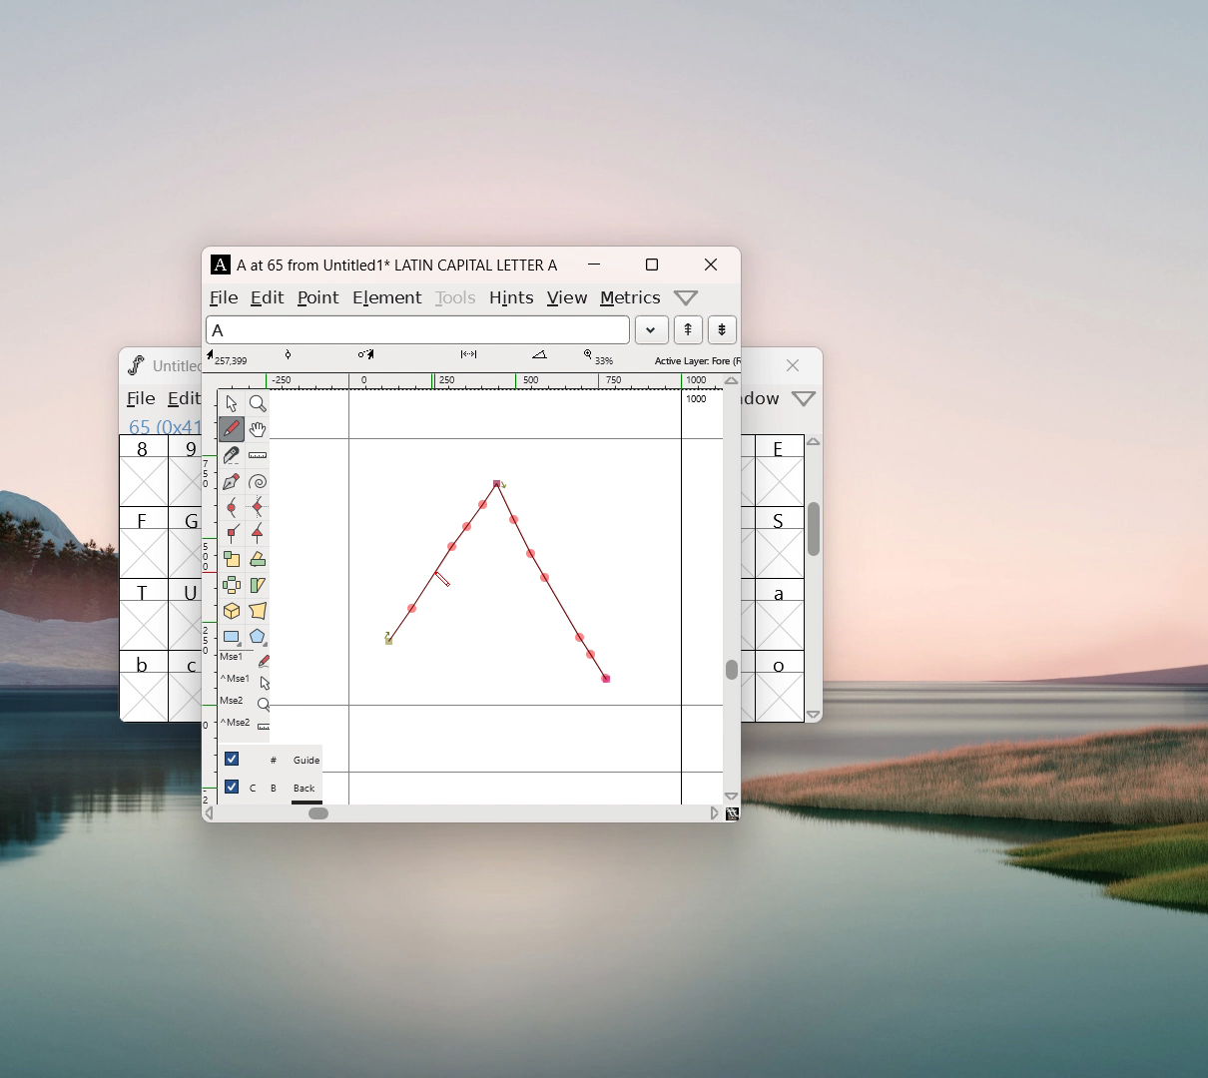  What do you see at coordinates (231, 532) in the screenshot?
I see `add a corner point` at bounding box center [231, 532].